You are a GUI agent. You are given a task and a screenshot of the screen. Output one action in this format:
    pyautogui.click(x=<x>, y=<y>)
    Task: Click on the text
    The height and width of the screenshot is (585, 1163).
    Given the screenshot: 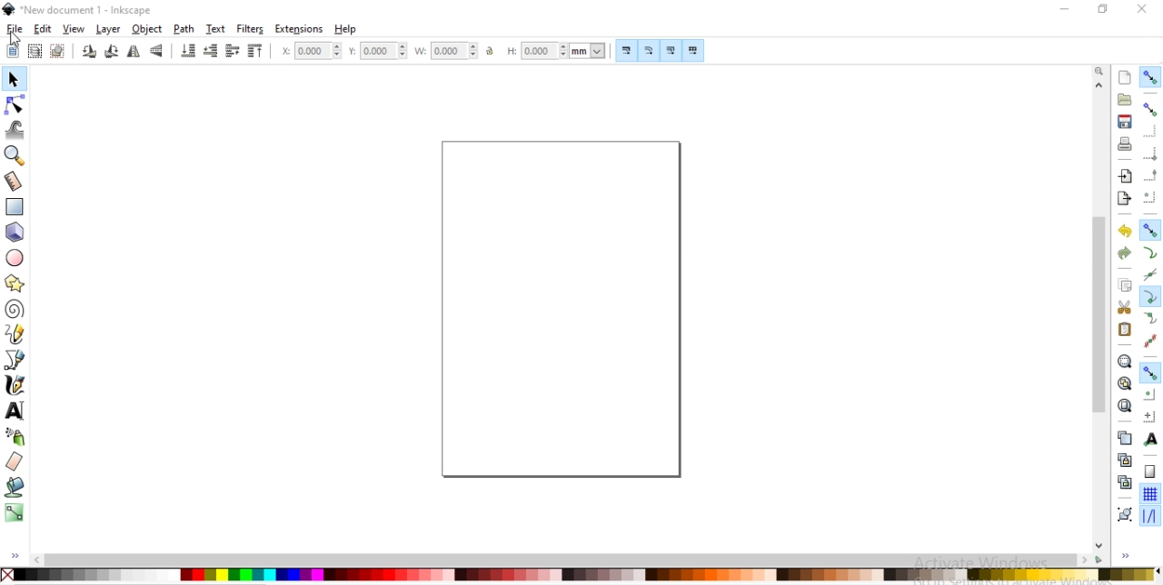 What is the action you would take?
    pyautogui.click(x=217, y=29)
    